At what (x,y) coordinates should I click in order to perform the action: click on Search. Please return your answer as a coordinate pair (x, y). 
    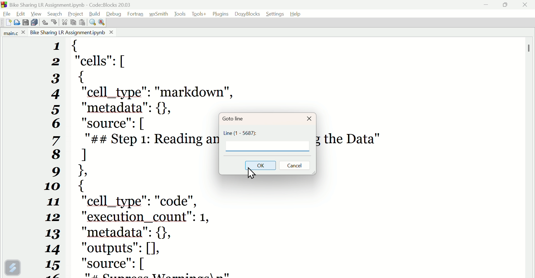
    Looking at the image, I should click on (56, 13).